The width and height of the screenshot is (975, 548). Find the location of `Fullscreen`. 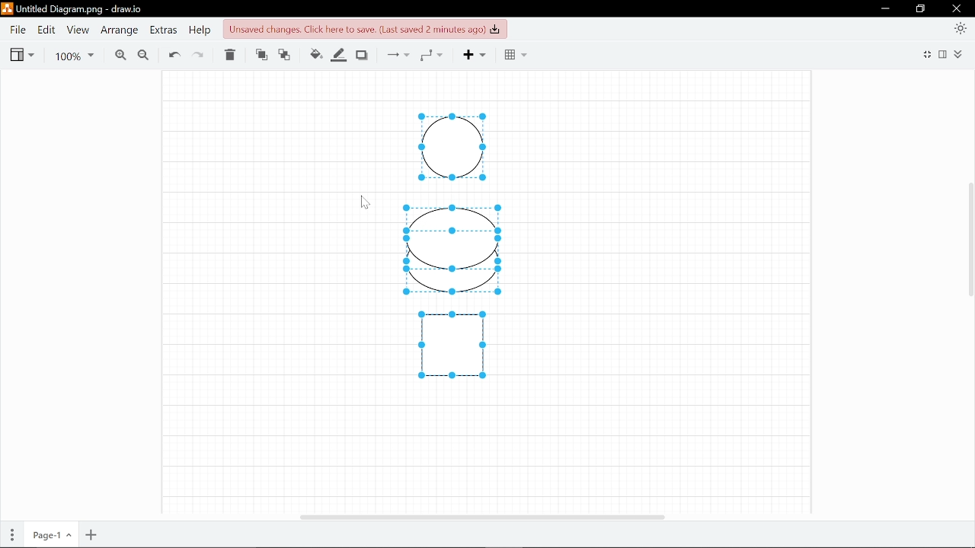

Fullscreen is located at coordinates (925, 56).